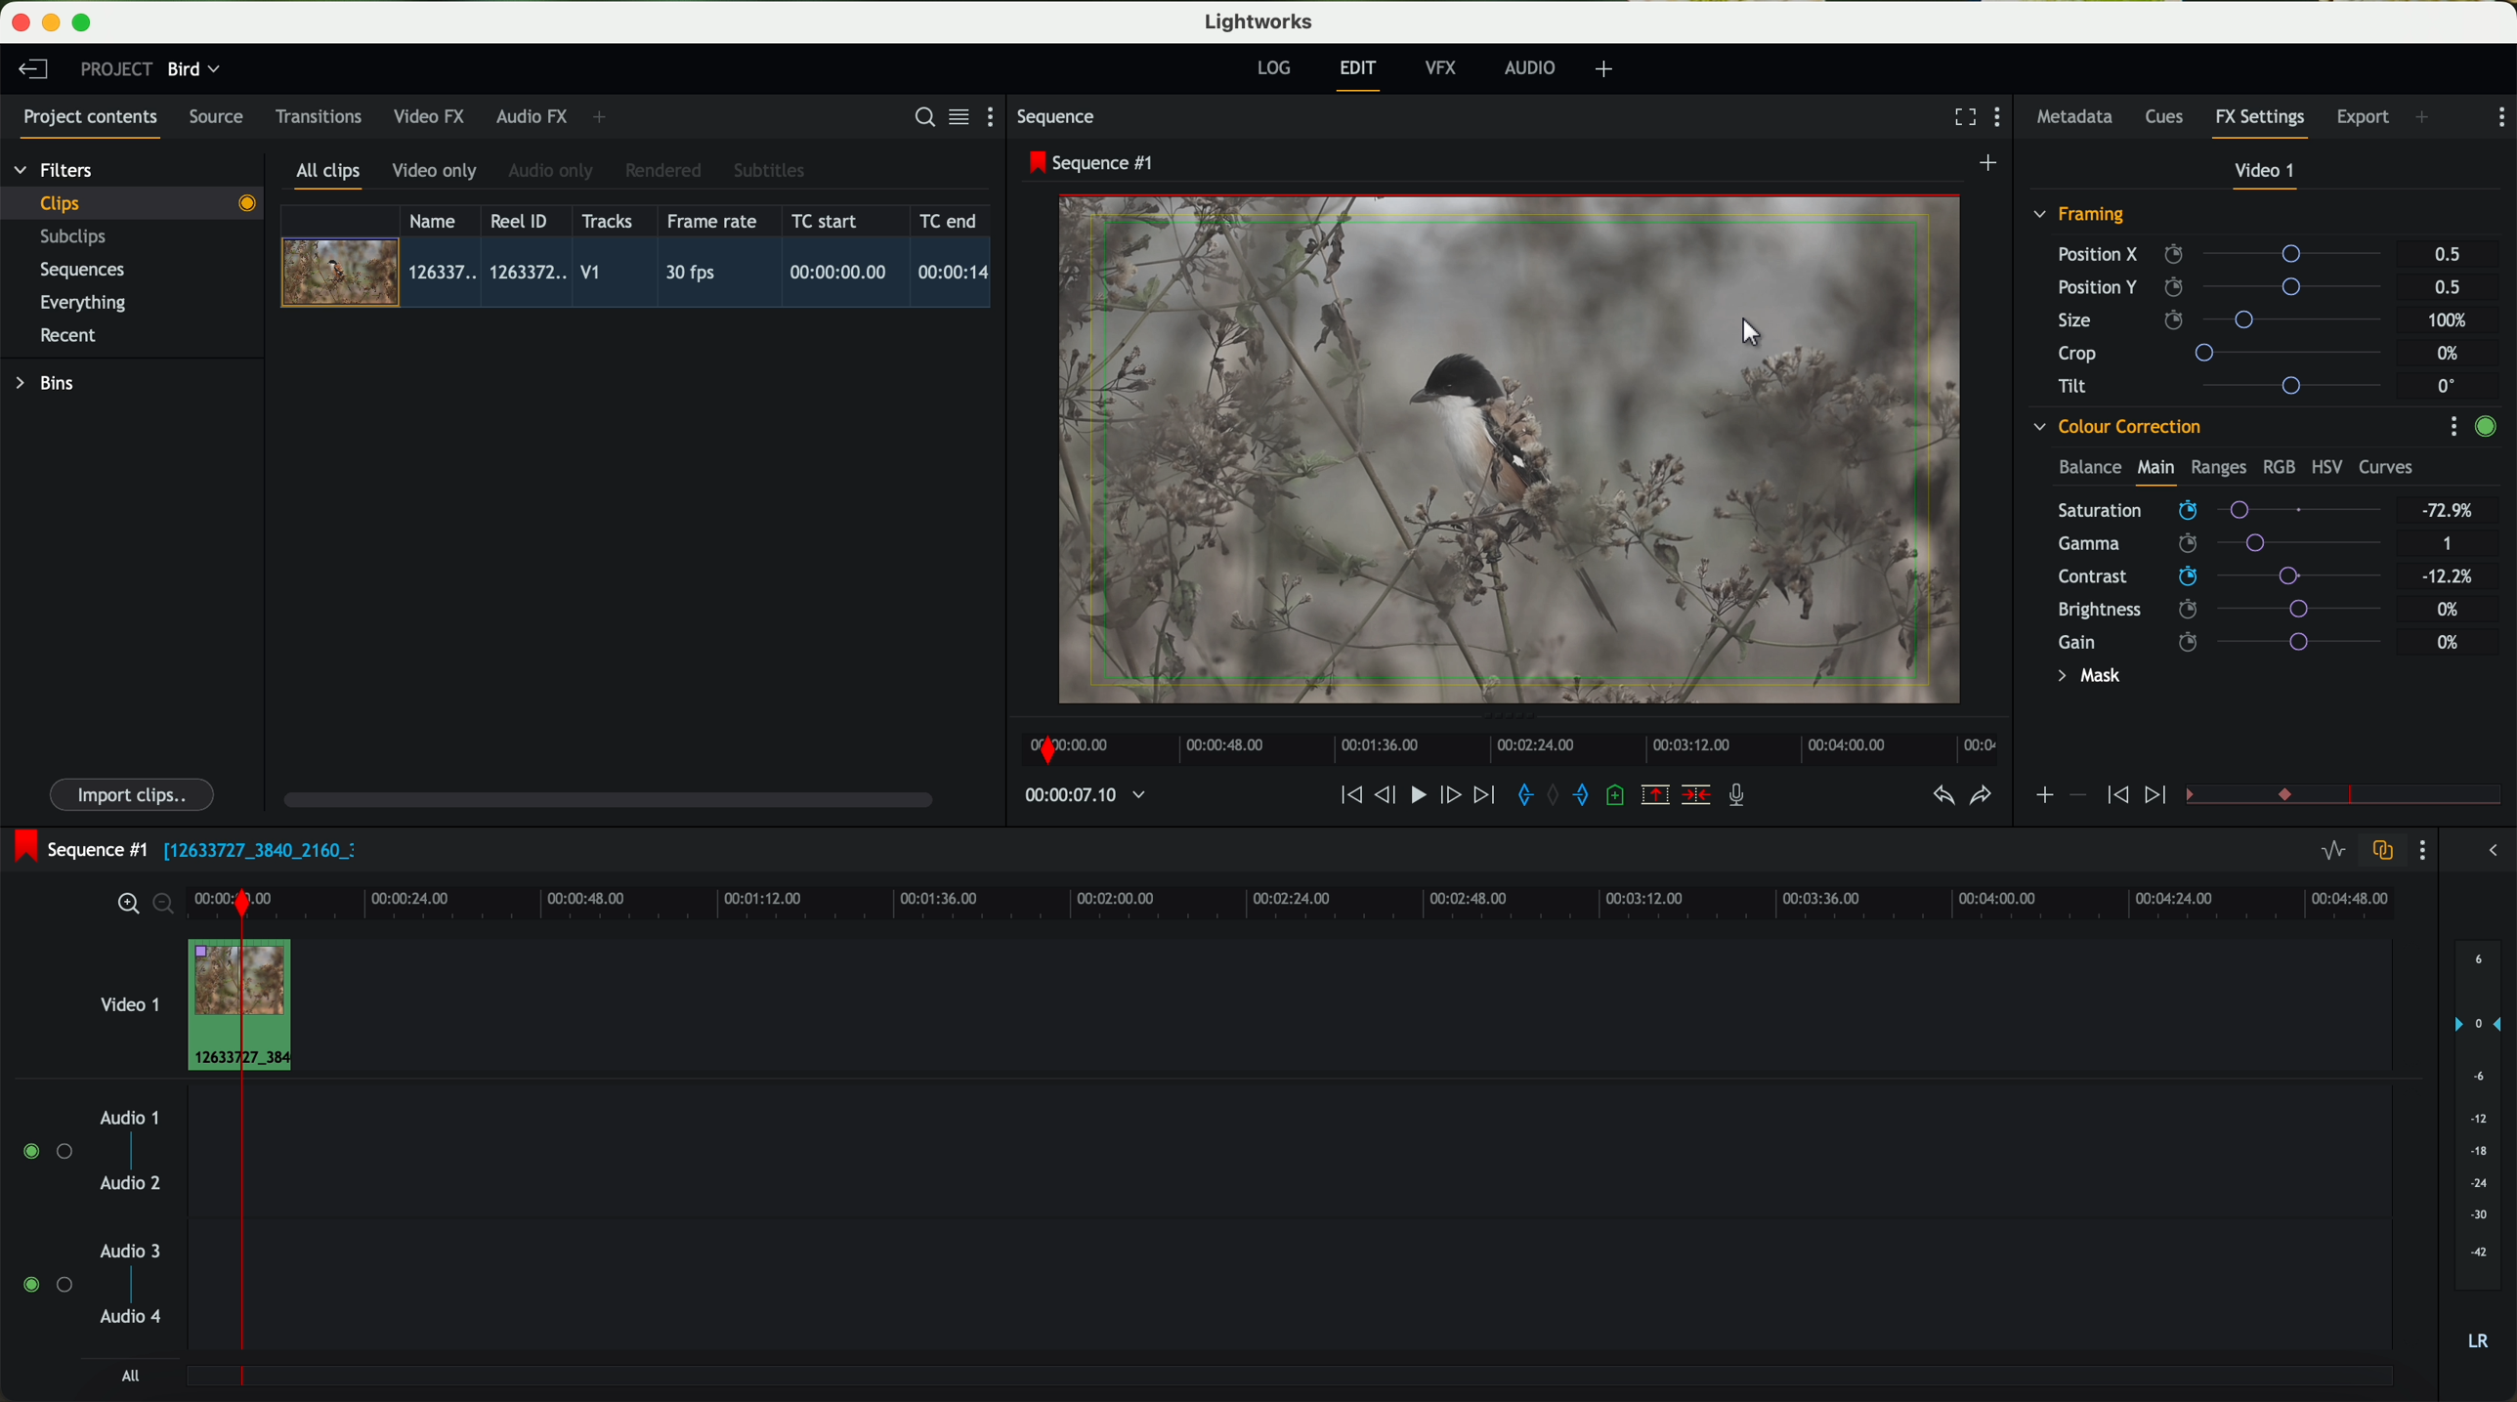 This screenshot has width=2517, height=1402. I want to click on maximize program, so click(85, 23).